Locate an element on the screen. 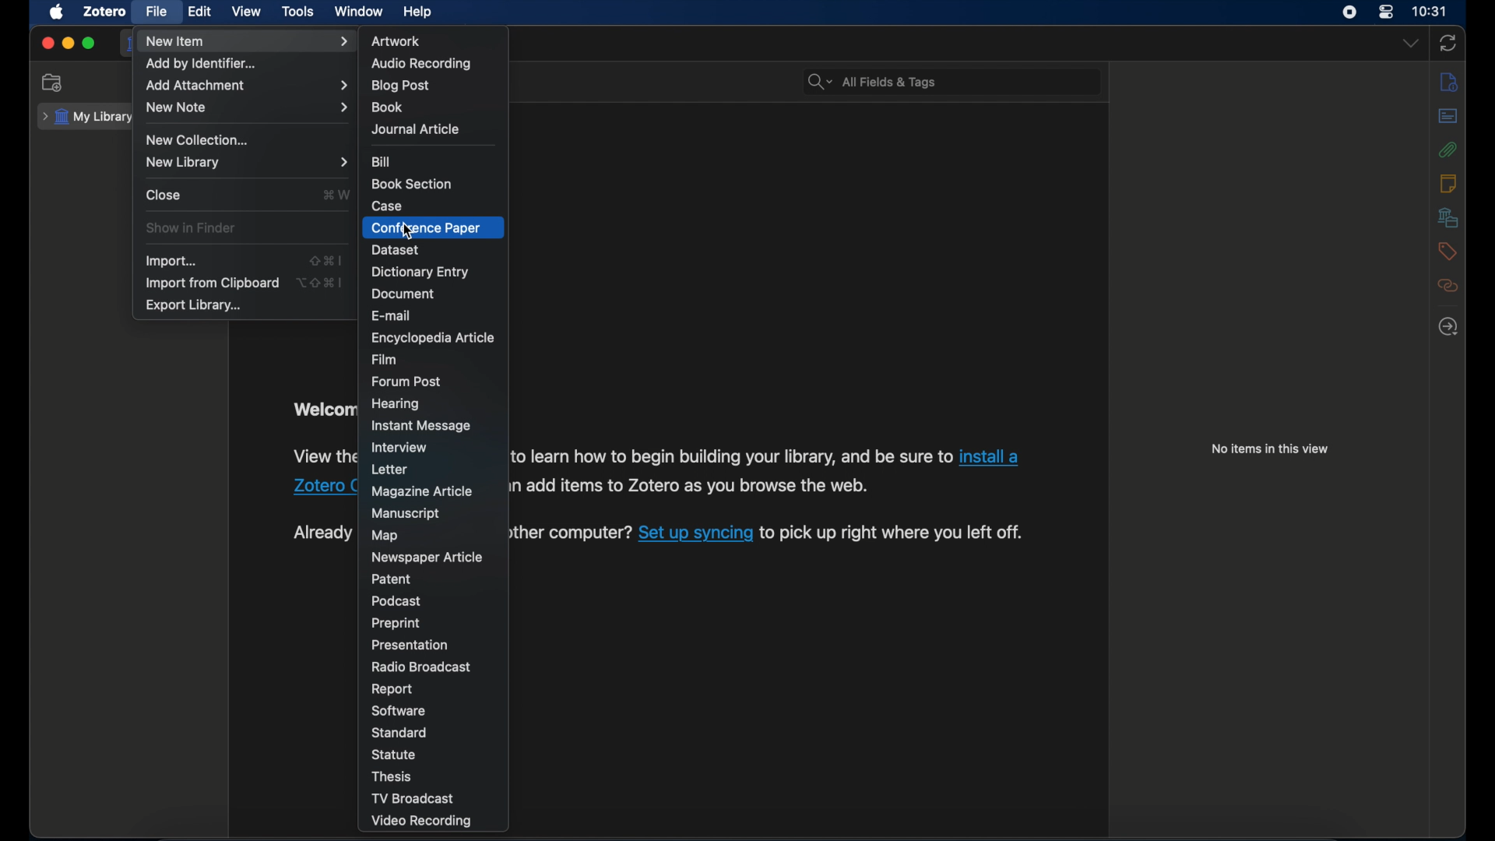 The image size is (1495, 841). software is located at coordinates (401, 711).